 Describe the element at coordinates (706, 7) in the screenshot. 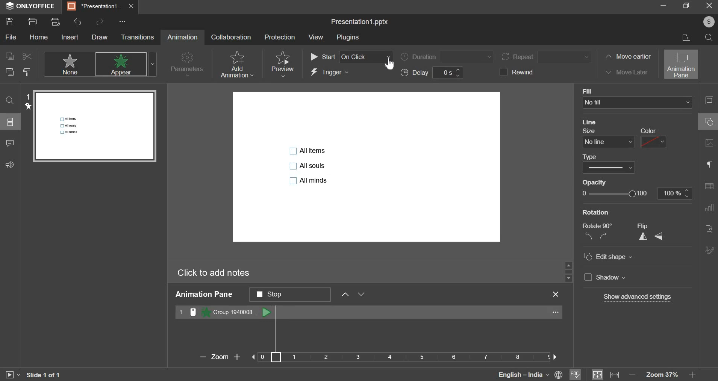

I see `exit` at that location.